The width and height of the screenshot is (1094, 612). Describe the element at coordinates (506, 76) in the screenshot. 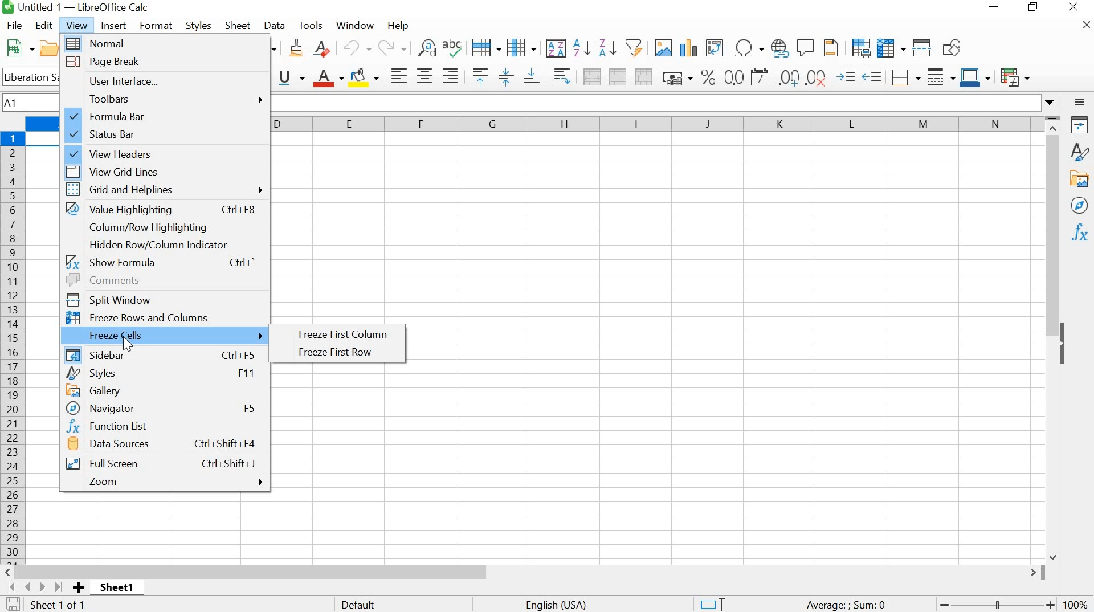

I see `CENTER VERTICALLY` at that location.